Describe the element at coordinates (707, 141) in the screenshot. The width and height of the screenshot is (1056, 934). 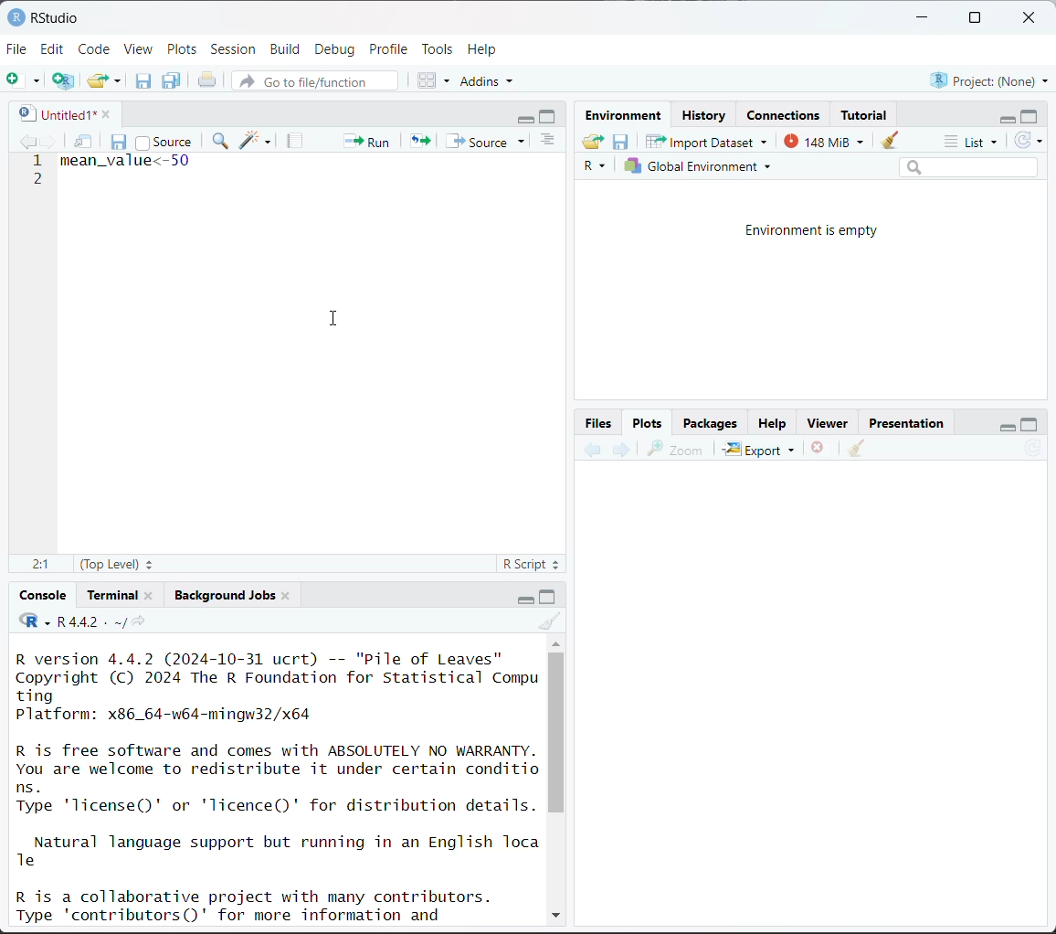
I see `Import Dataset` at that location.